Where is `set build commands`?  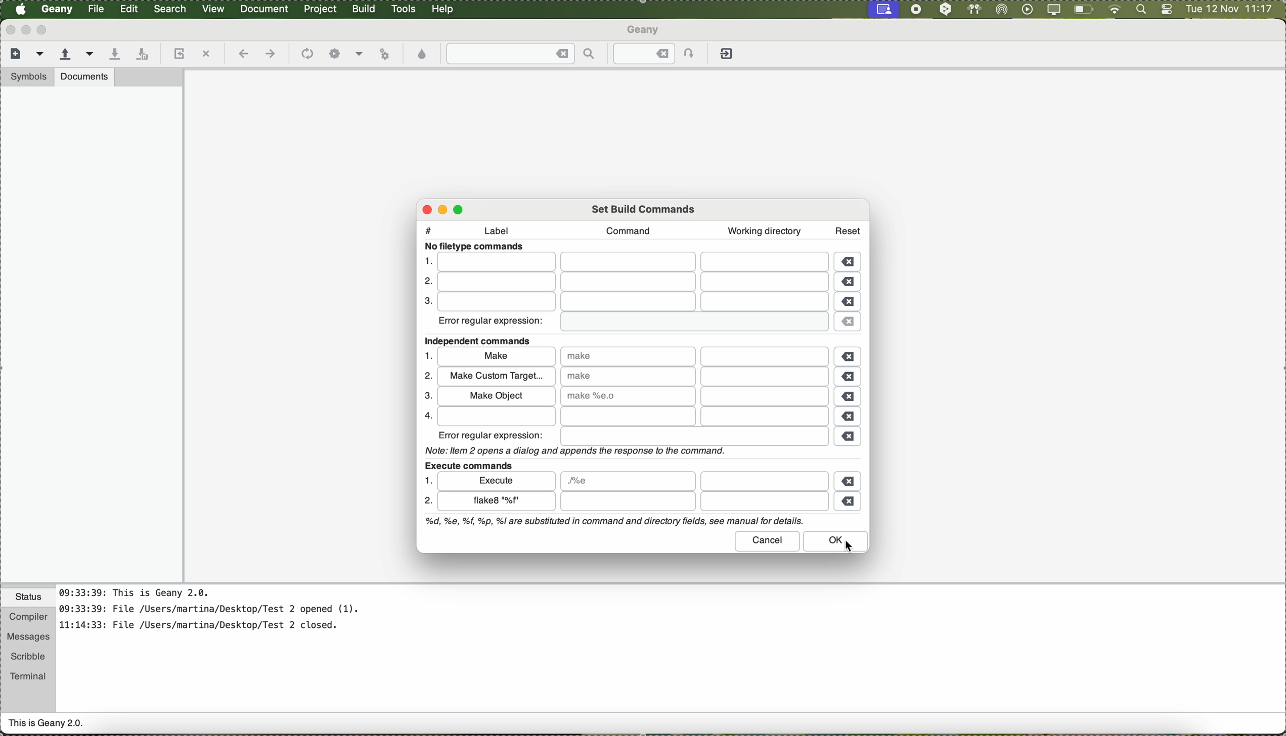 set build commands is located at coordinates (645, 208).